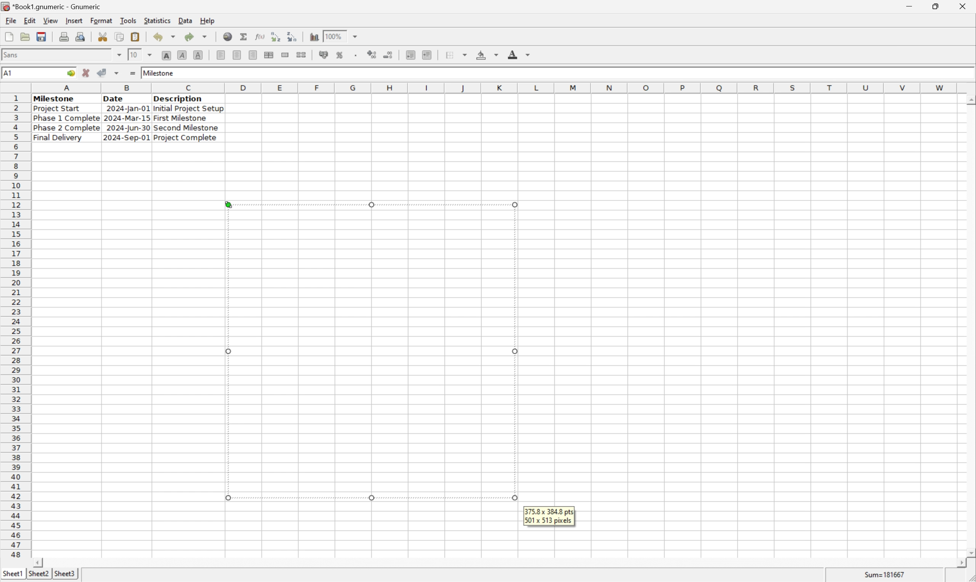  Describe the element at coordinates (358, 55) in the screenshot. I see `Set the format of the selected cells to include a thousands separator` at that location.